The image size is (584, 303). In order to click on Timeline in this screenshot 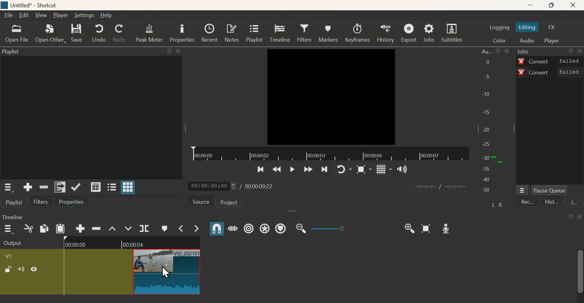, I will do `click(15, 217)`.